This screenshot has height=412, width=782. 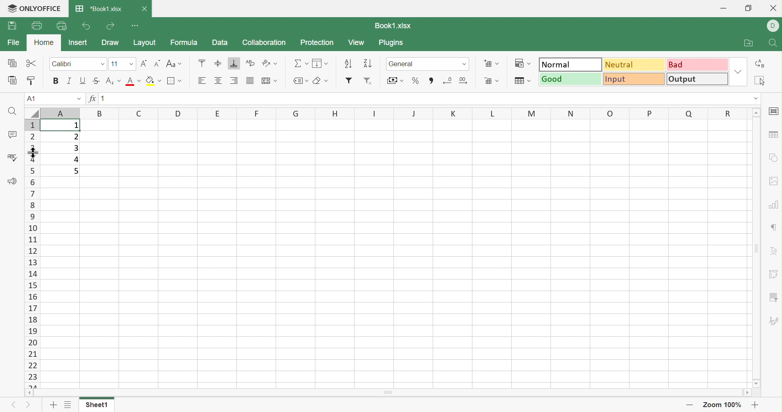 I want to click on Decrement cells, so click(x=447, y=79).